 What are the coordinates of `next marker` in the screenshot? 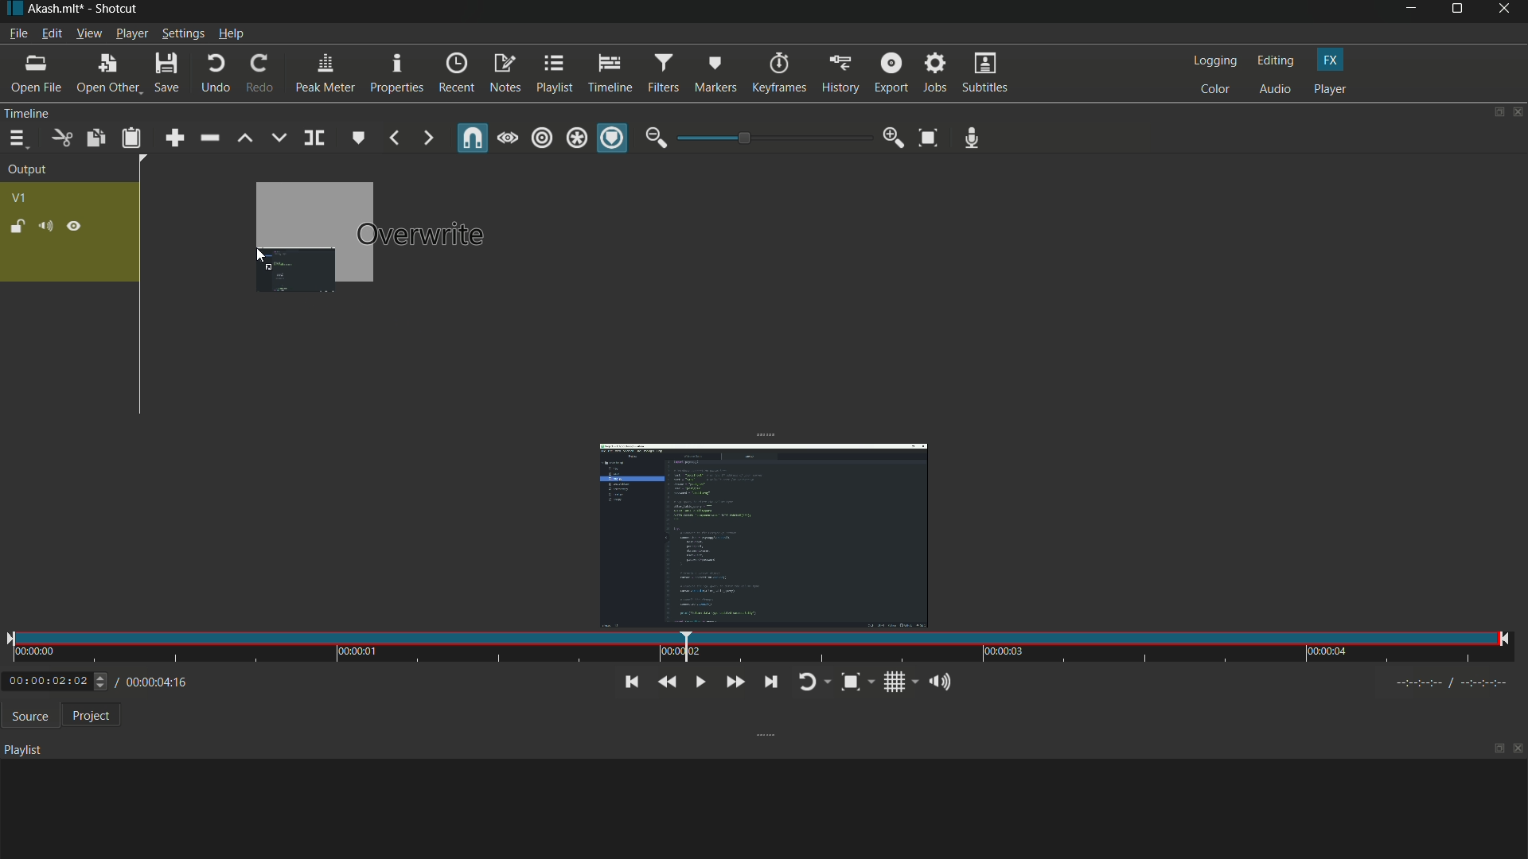 It's located at (427, 139).